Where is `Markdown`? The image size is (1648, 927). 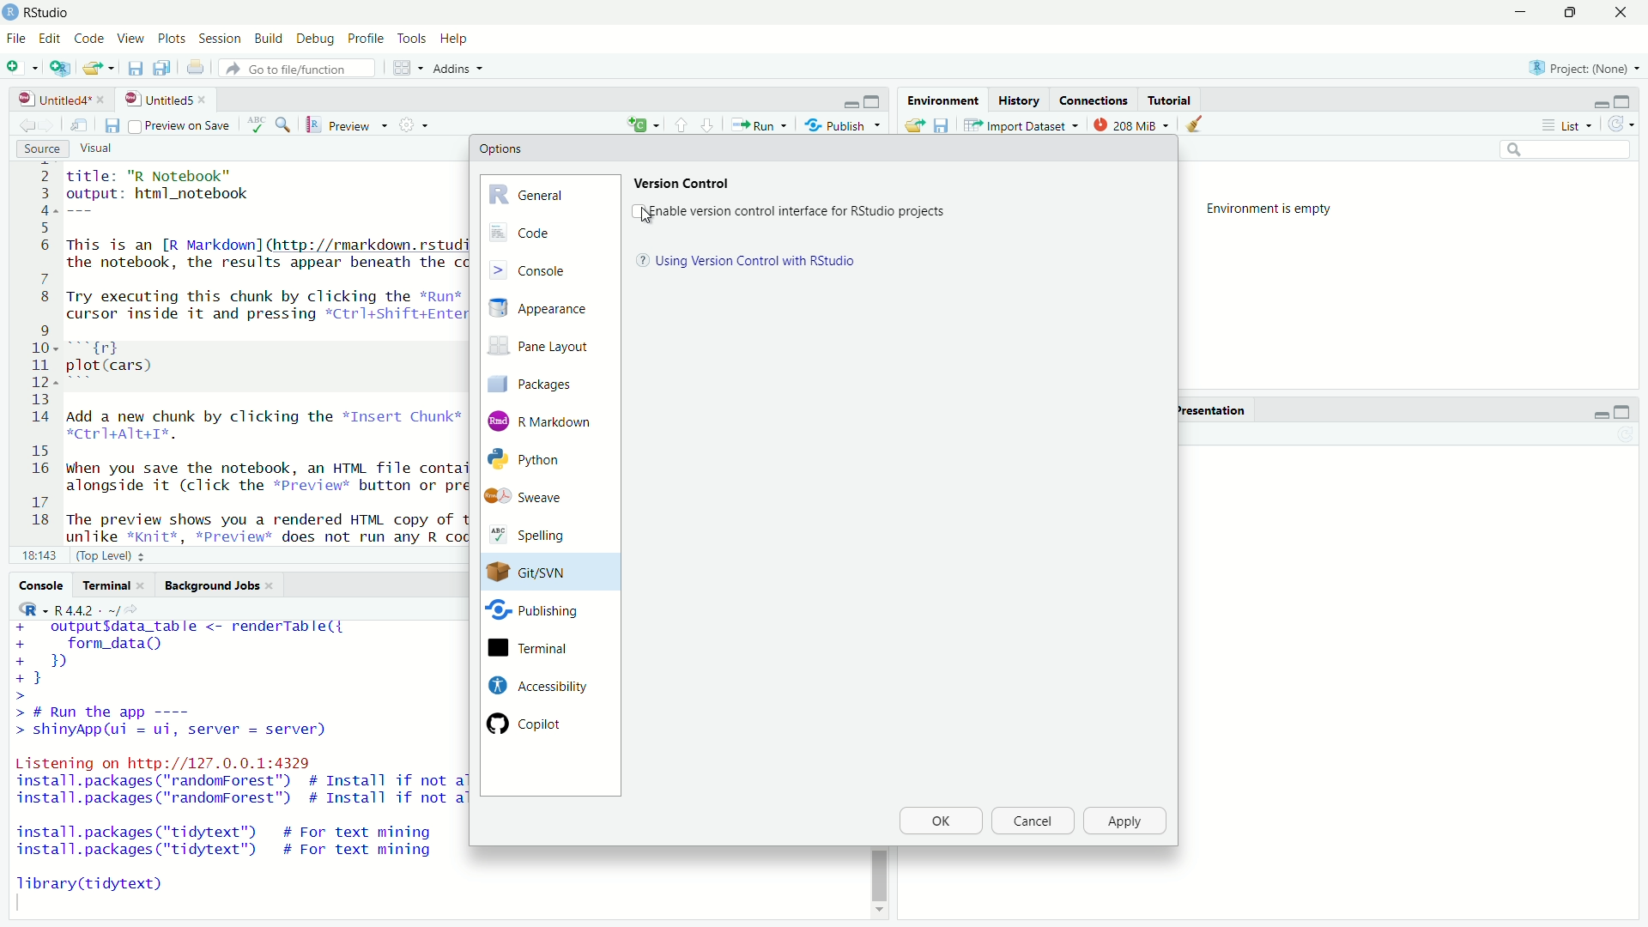 Markdown is located at coordinates (543, 420).